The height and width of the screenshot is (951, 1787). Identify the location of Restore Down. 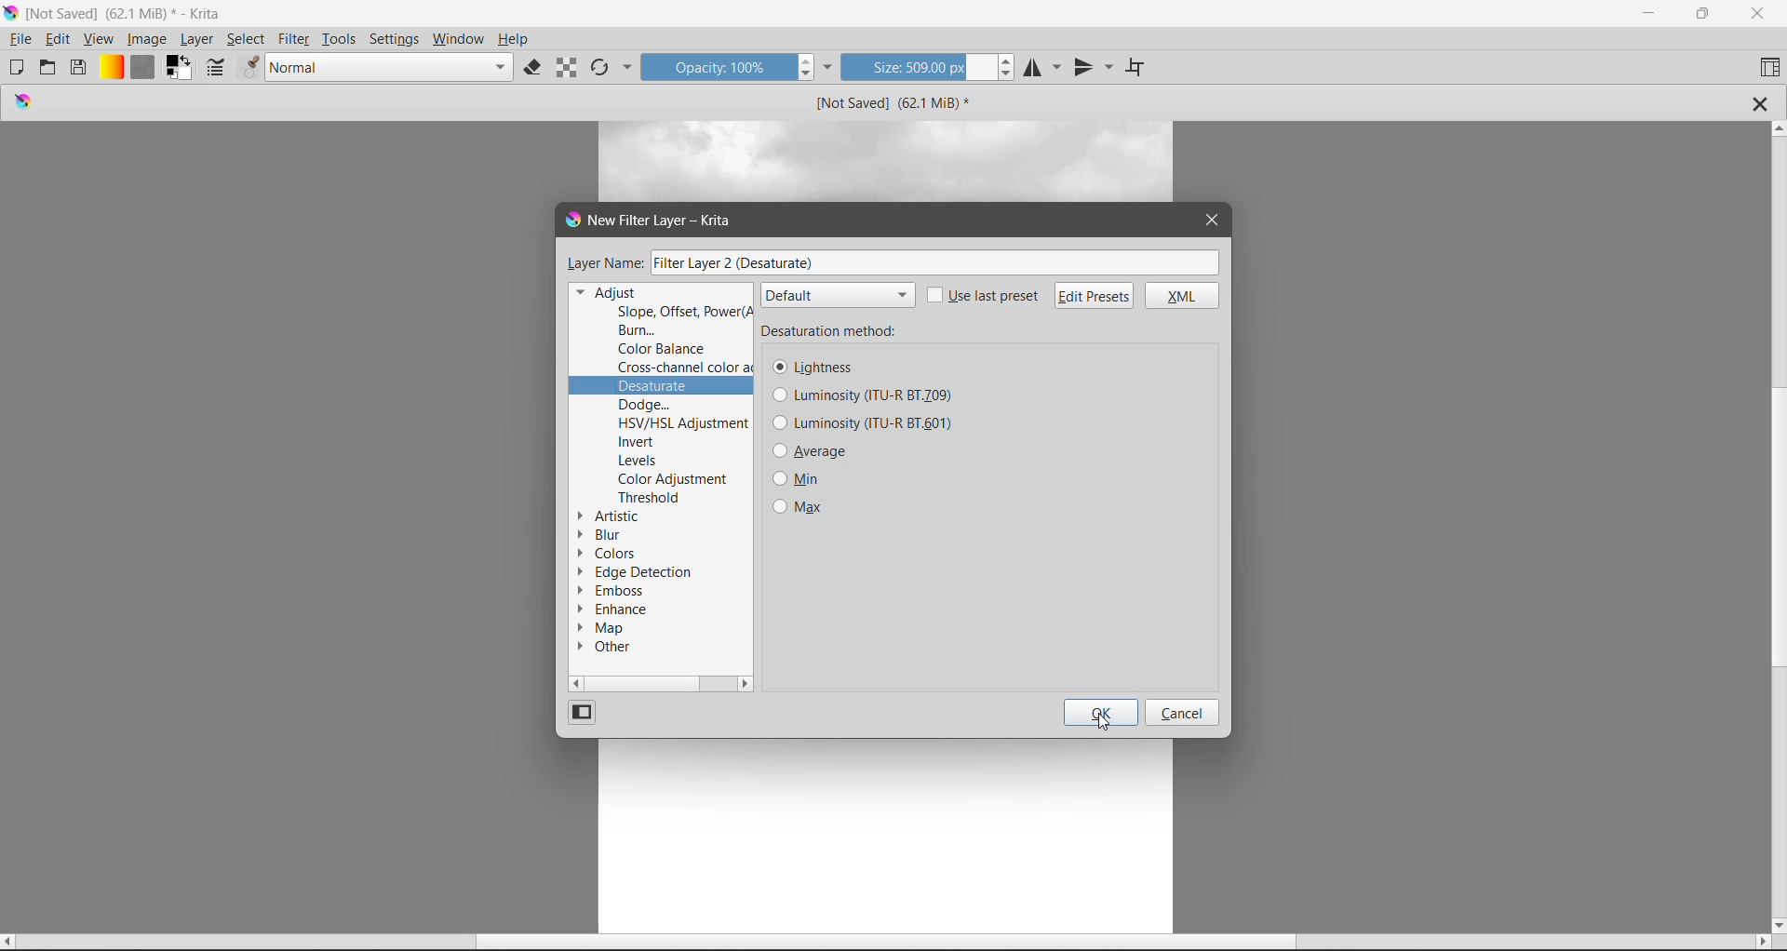
(1702, 14).